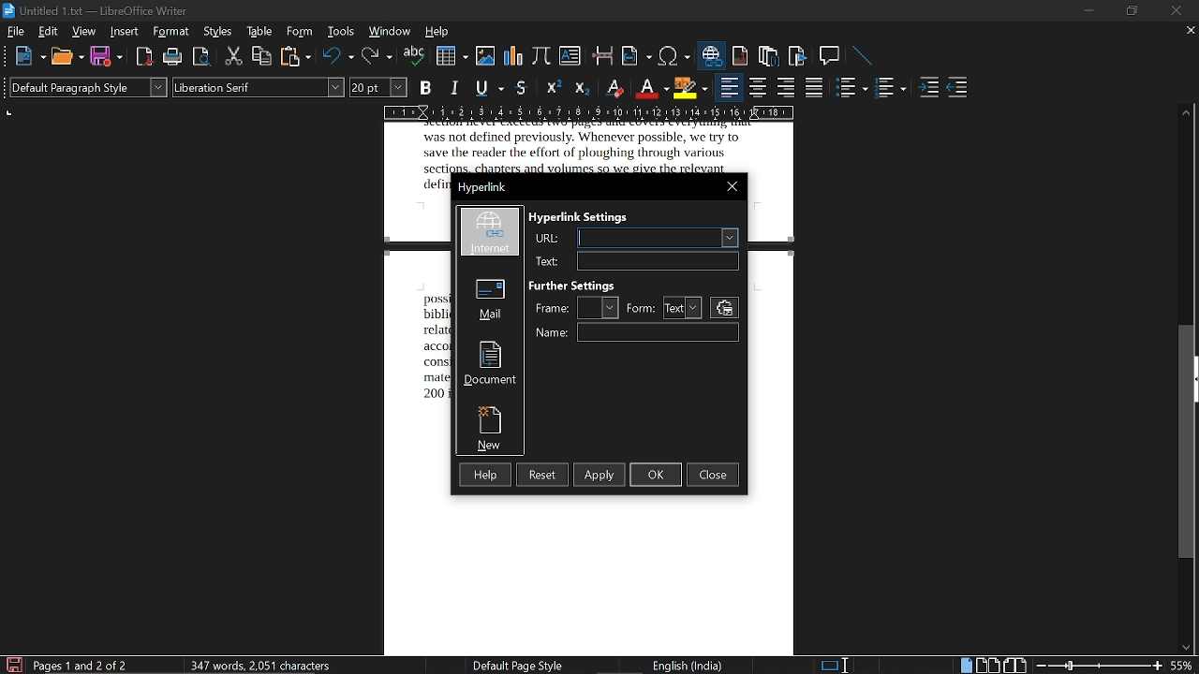 The width and height of the screenshot is (1199, 674). I want to click on insert hyperlink, so click(714, 57).